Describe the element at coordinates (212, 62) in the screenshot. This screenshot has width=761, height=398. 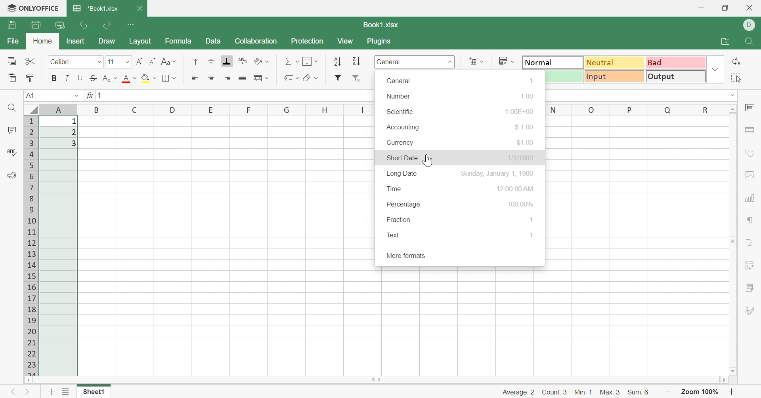
I see `Align middle` at that location.